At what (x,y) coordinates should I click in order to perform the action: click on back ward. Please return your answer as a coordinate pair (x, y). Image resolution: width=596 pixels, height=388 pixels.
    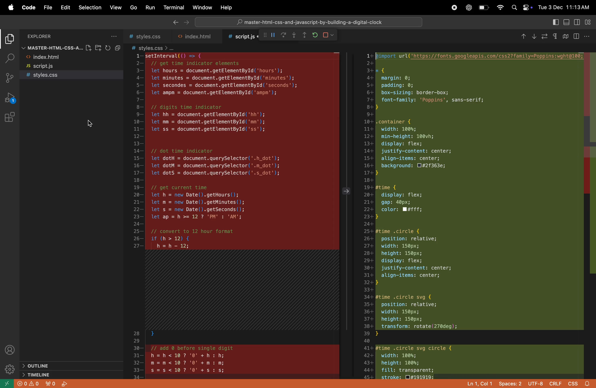
    Looking at the image, I should click on (173, 23).